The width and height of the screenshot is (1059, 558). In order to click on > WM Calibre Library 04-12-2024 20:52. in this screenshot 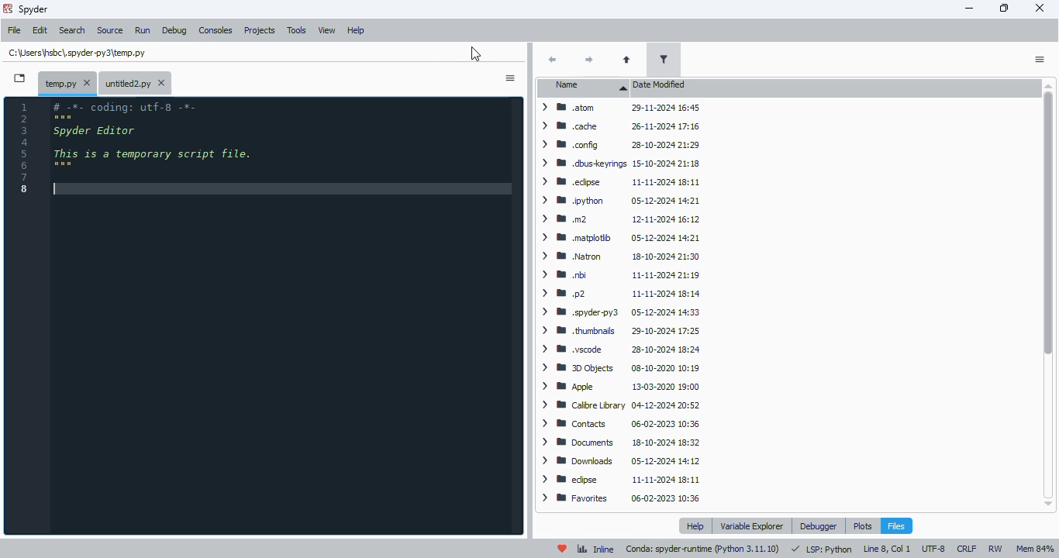, I will do `click(620, 406)`.